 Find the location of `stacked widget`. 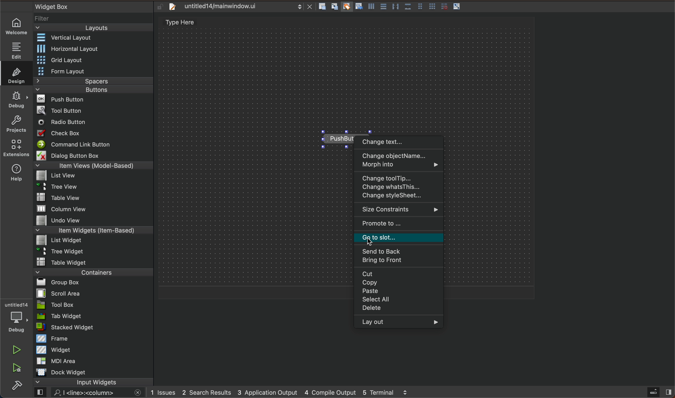

stacked widget is located at coordinates (95, 327).